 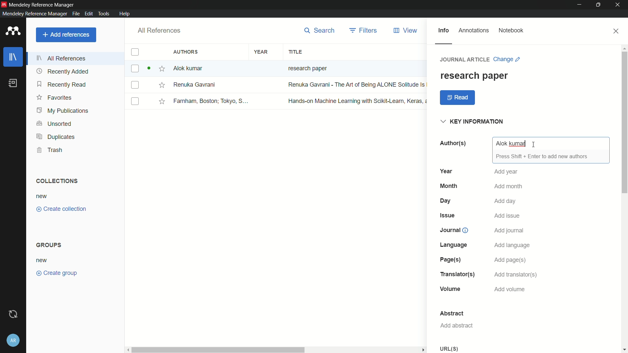 I want to click on close, so click(x=617, y=31).